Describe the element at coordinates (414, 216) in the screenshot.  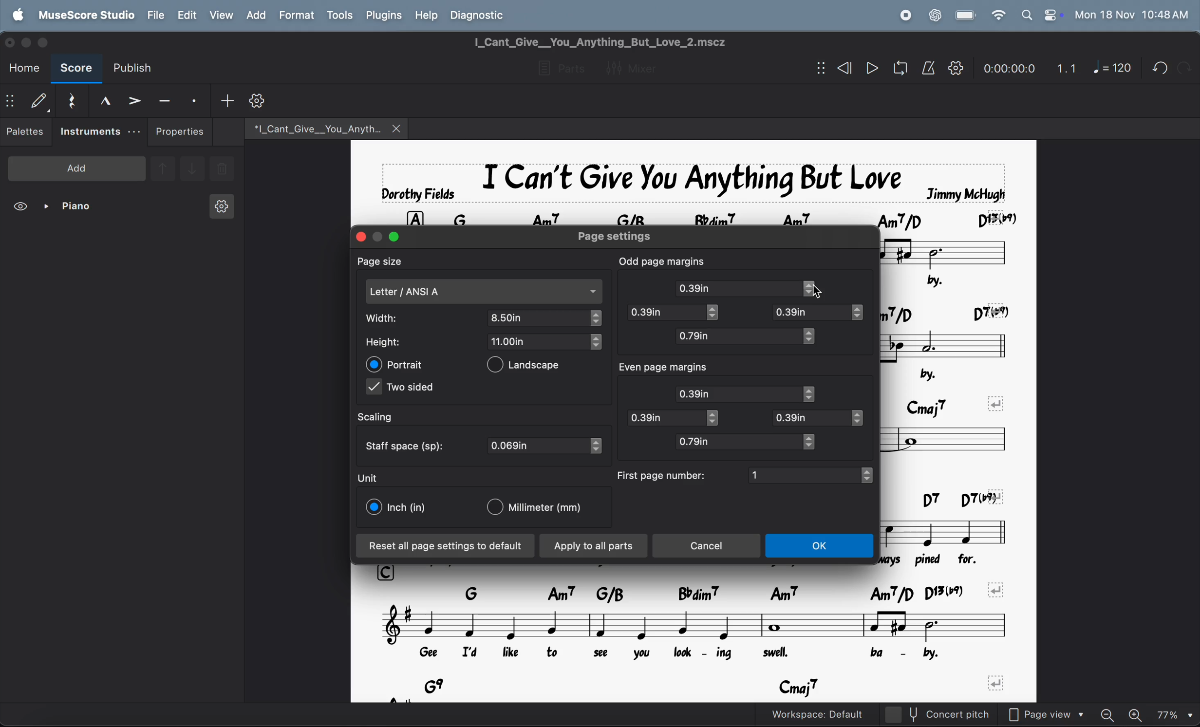
I see `rows` at that location.